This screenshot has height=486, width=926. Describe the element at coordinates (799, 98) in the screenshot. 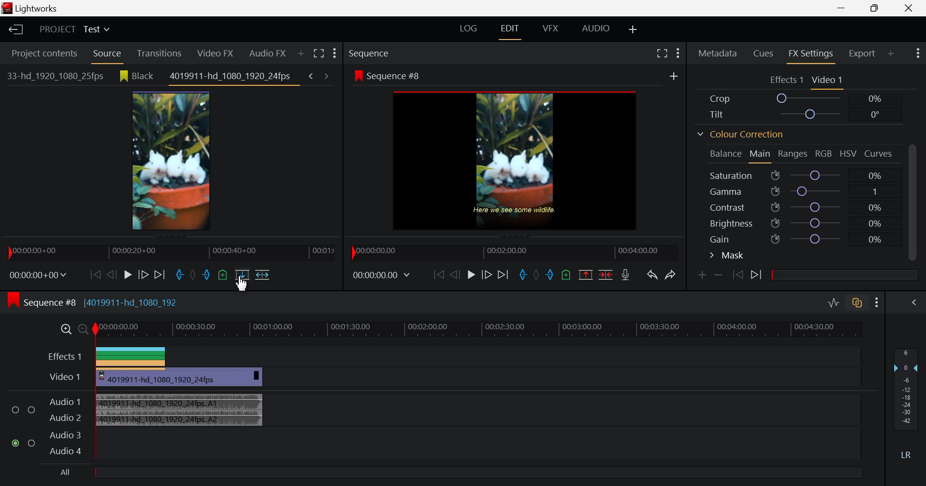

I see `Crop` at that location.